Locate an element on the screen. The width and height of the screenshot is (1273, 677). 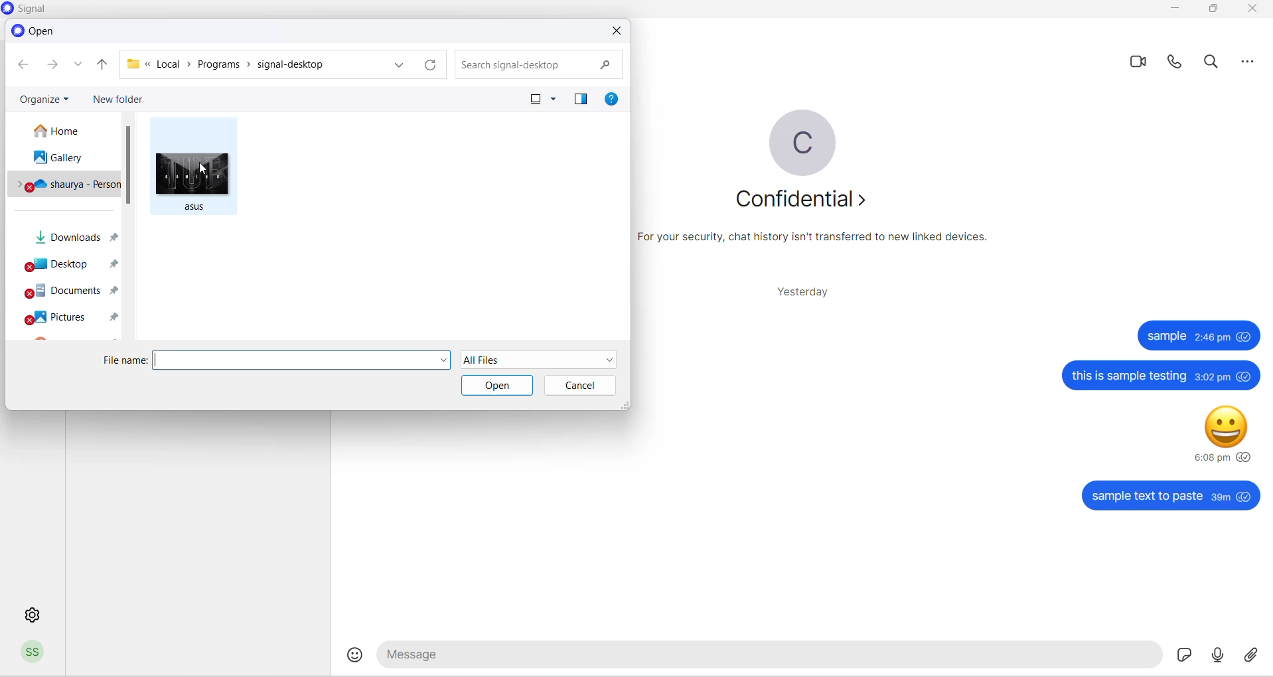
this is sample testing is located at coordinates (1129, 376).